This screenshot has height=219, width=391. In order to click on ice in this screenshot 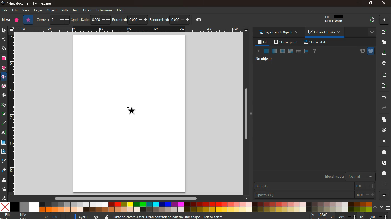, I will do `click(283, 51)`.